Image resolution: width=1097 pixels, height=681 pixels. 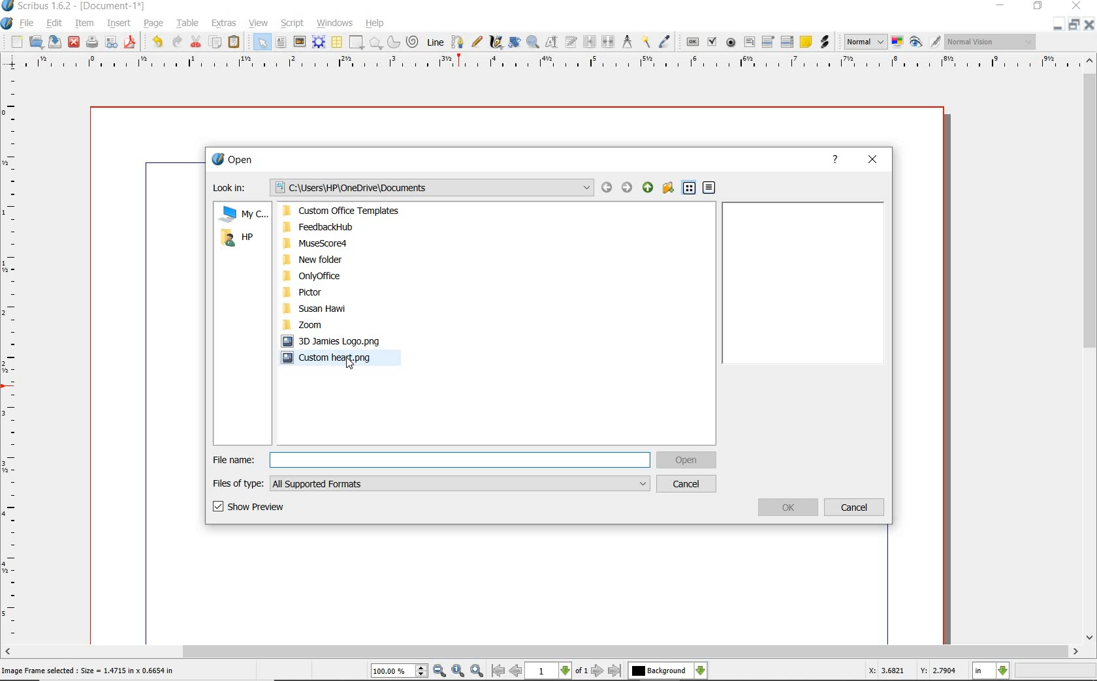 I want to click on spiral, so click(x=413, y=42).